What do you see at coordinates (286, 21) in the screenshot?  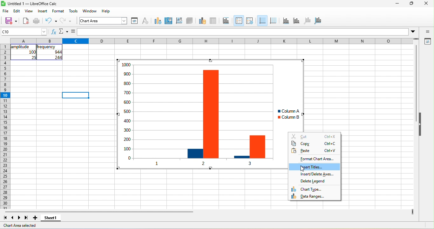 I see `x axis` at bounding box center [286, 21].